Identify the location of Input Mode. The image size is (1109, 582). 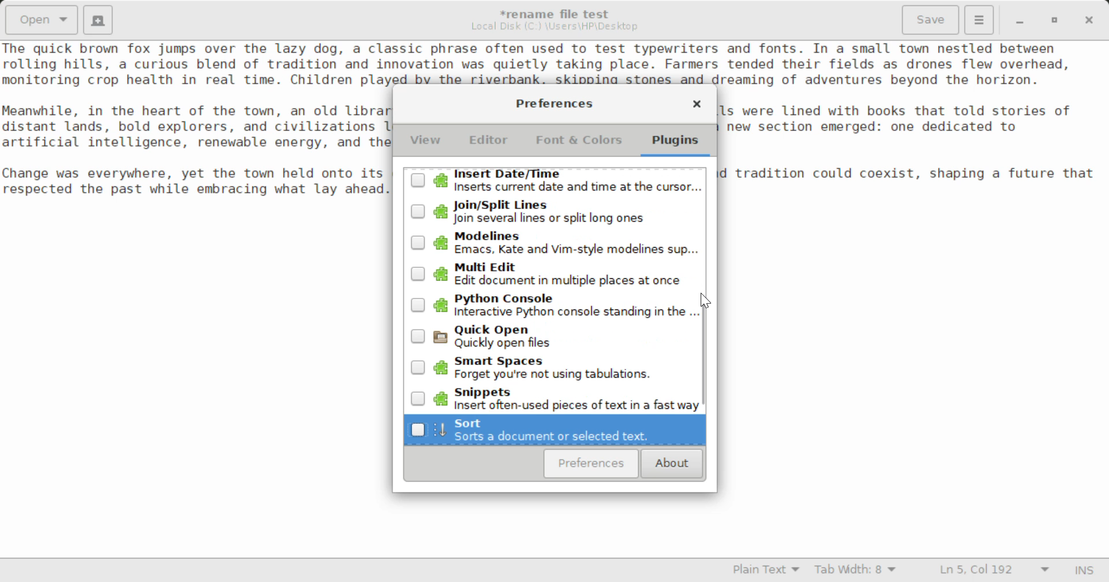
(1084, 572).